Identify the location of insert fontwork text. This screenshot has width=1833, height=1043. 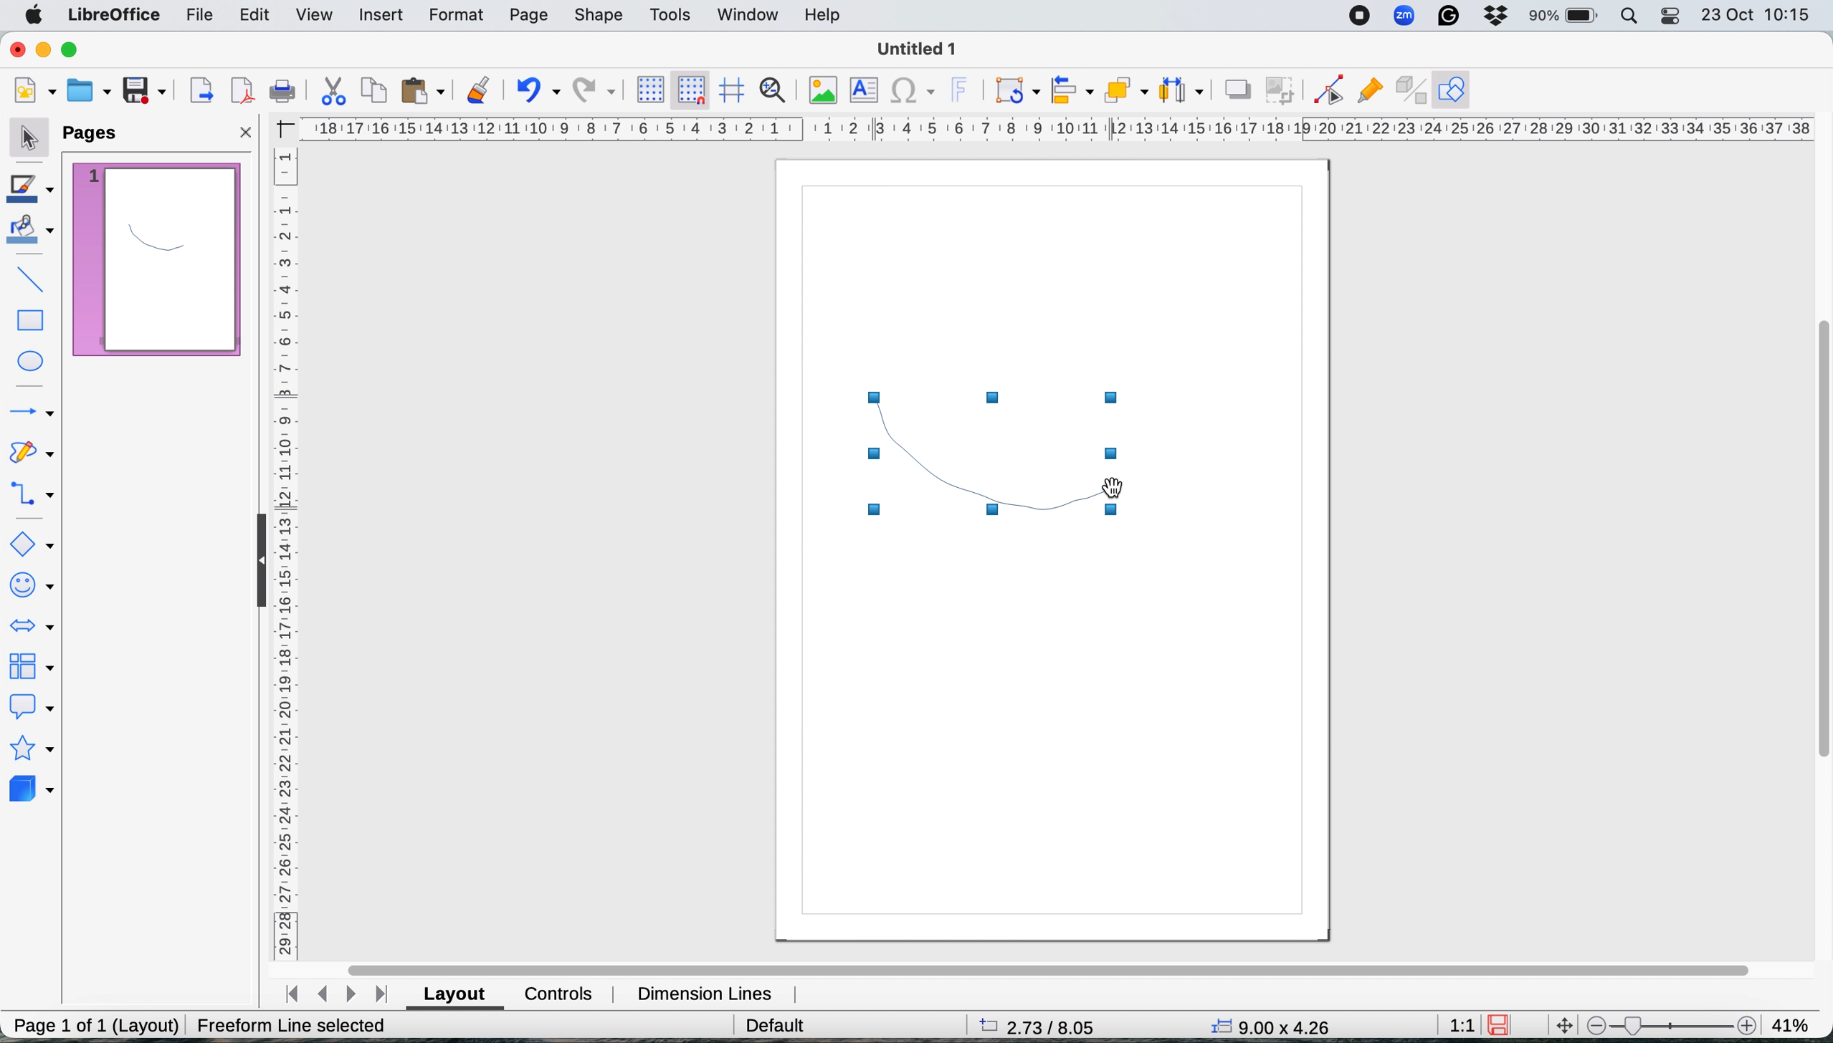
(964, 91).